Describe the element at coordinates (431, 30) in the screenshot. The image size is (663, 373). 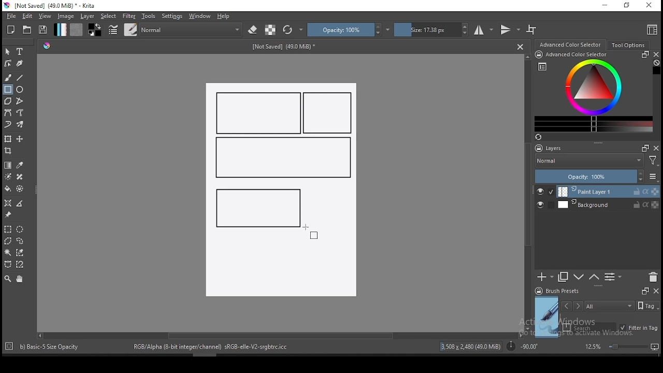
I see `size` at that location.